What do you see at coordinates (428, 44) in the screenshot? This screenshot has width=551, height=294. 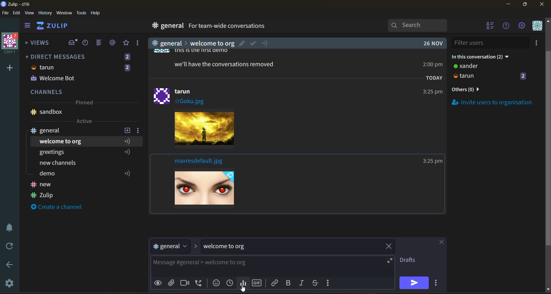 I see `` at bounding box center [428, 44].